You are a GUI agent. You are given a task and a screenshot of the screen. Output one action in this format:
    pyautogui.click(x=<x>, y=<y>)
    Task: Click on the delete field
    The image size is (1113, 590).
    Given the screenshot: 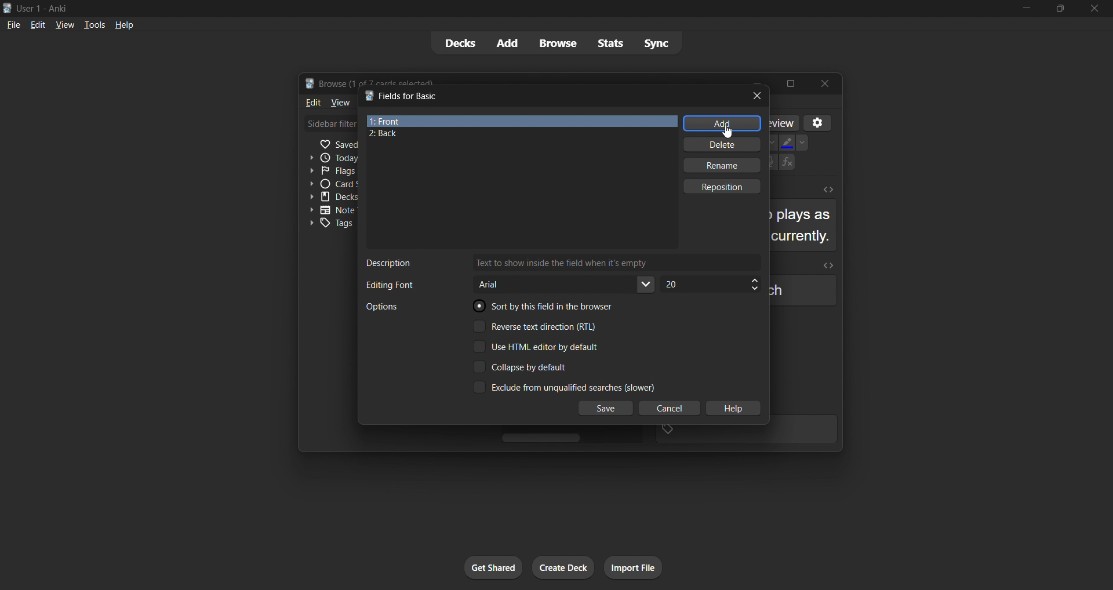 What is the action you would take?
    pyautogui.click(x=719, y=145)
    